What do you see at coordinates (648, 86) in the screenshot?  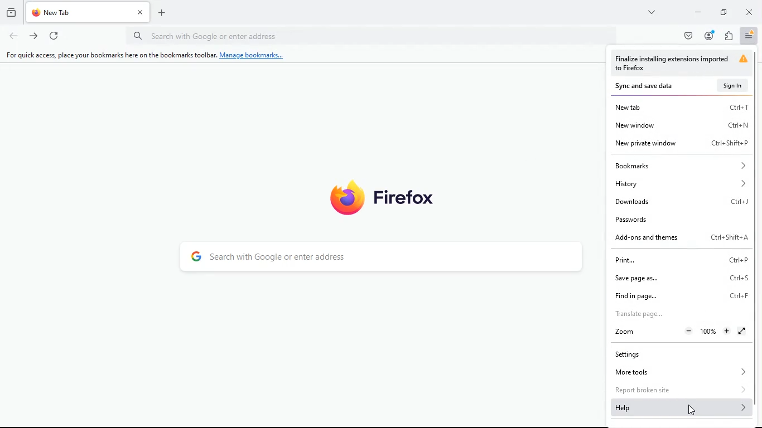 I see `sync and save data` at bounding box center [648, 86].